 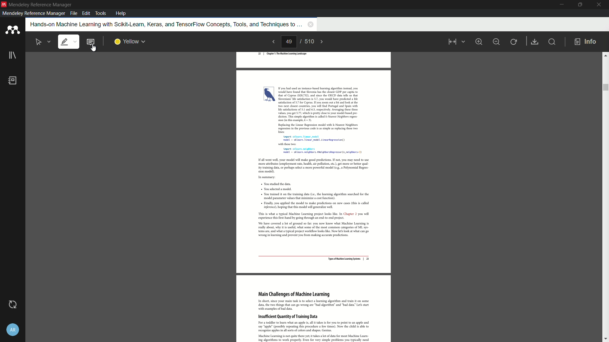 I want to click on save, so click(x=535, y=42).